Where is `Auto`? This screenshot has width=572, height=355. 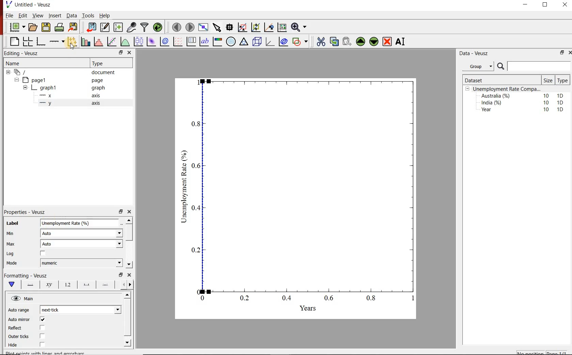
Auto is located at coordinates (82, 244).